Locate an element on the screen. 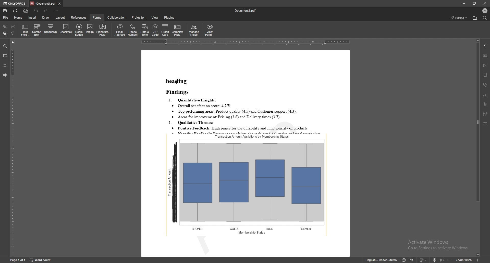 The height and width of the screenshot is (263, 490). word count is located at coordinates (43, 260).